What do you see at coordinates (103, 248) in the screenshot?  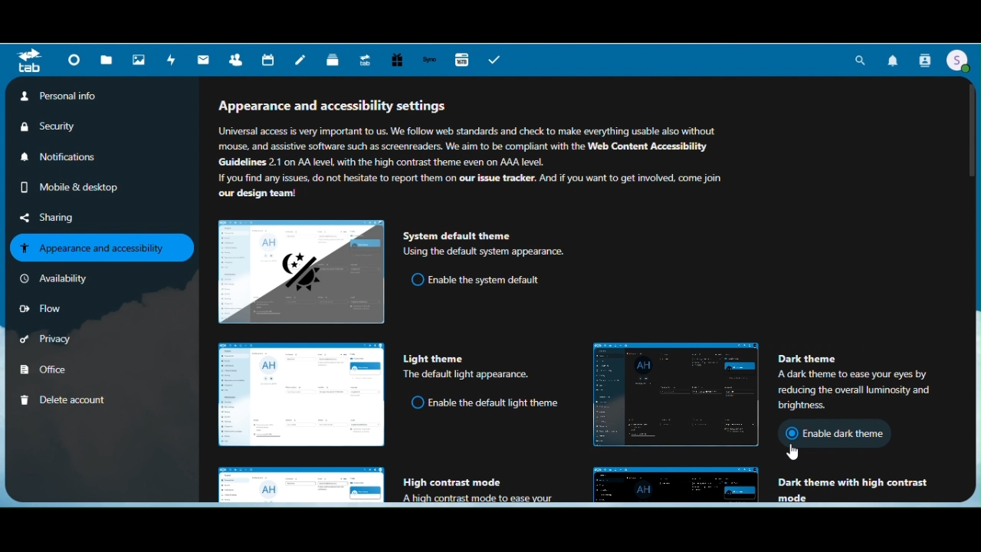 I see `Appearance and accessibility` at bounding box center [103, 248].